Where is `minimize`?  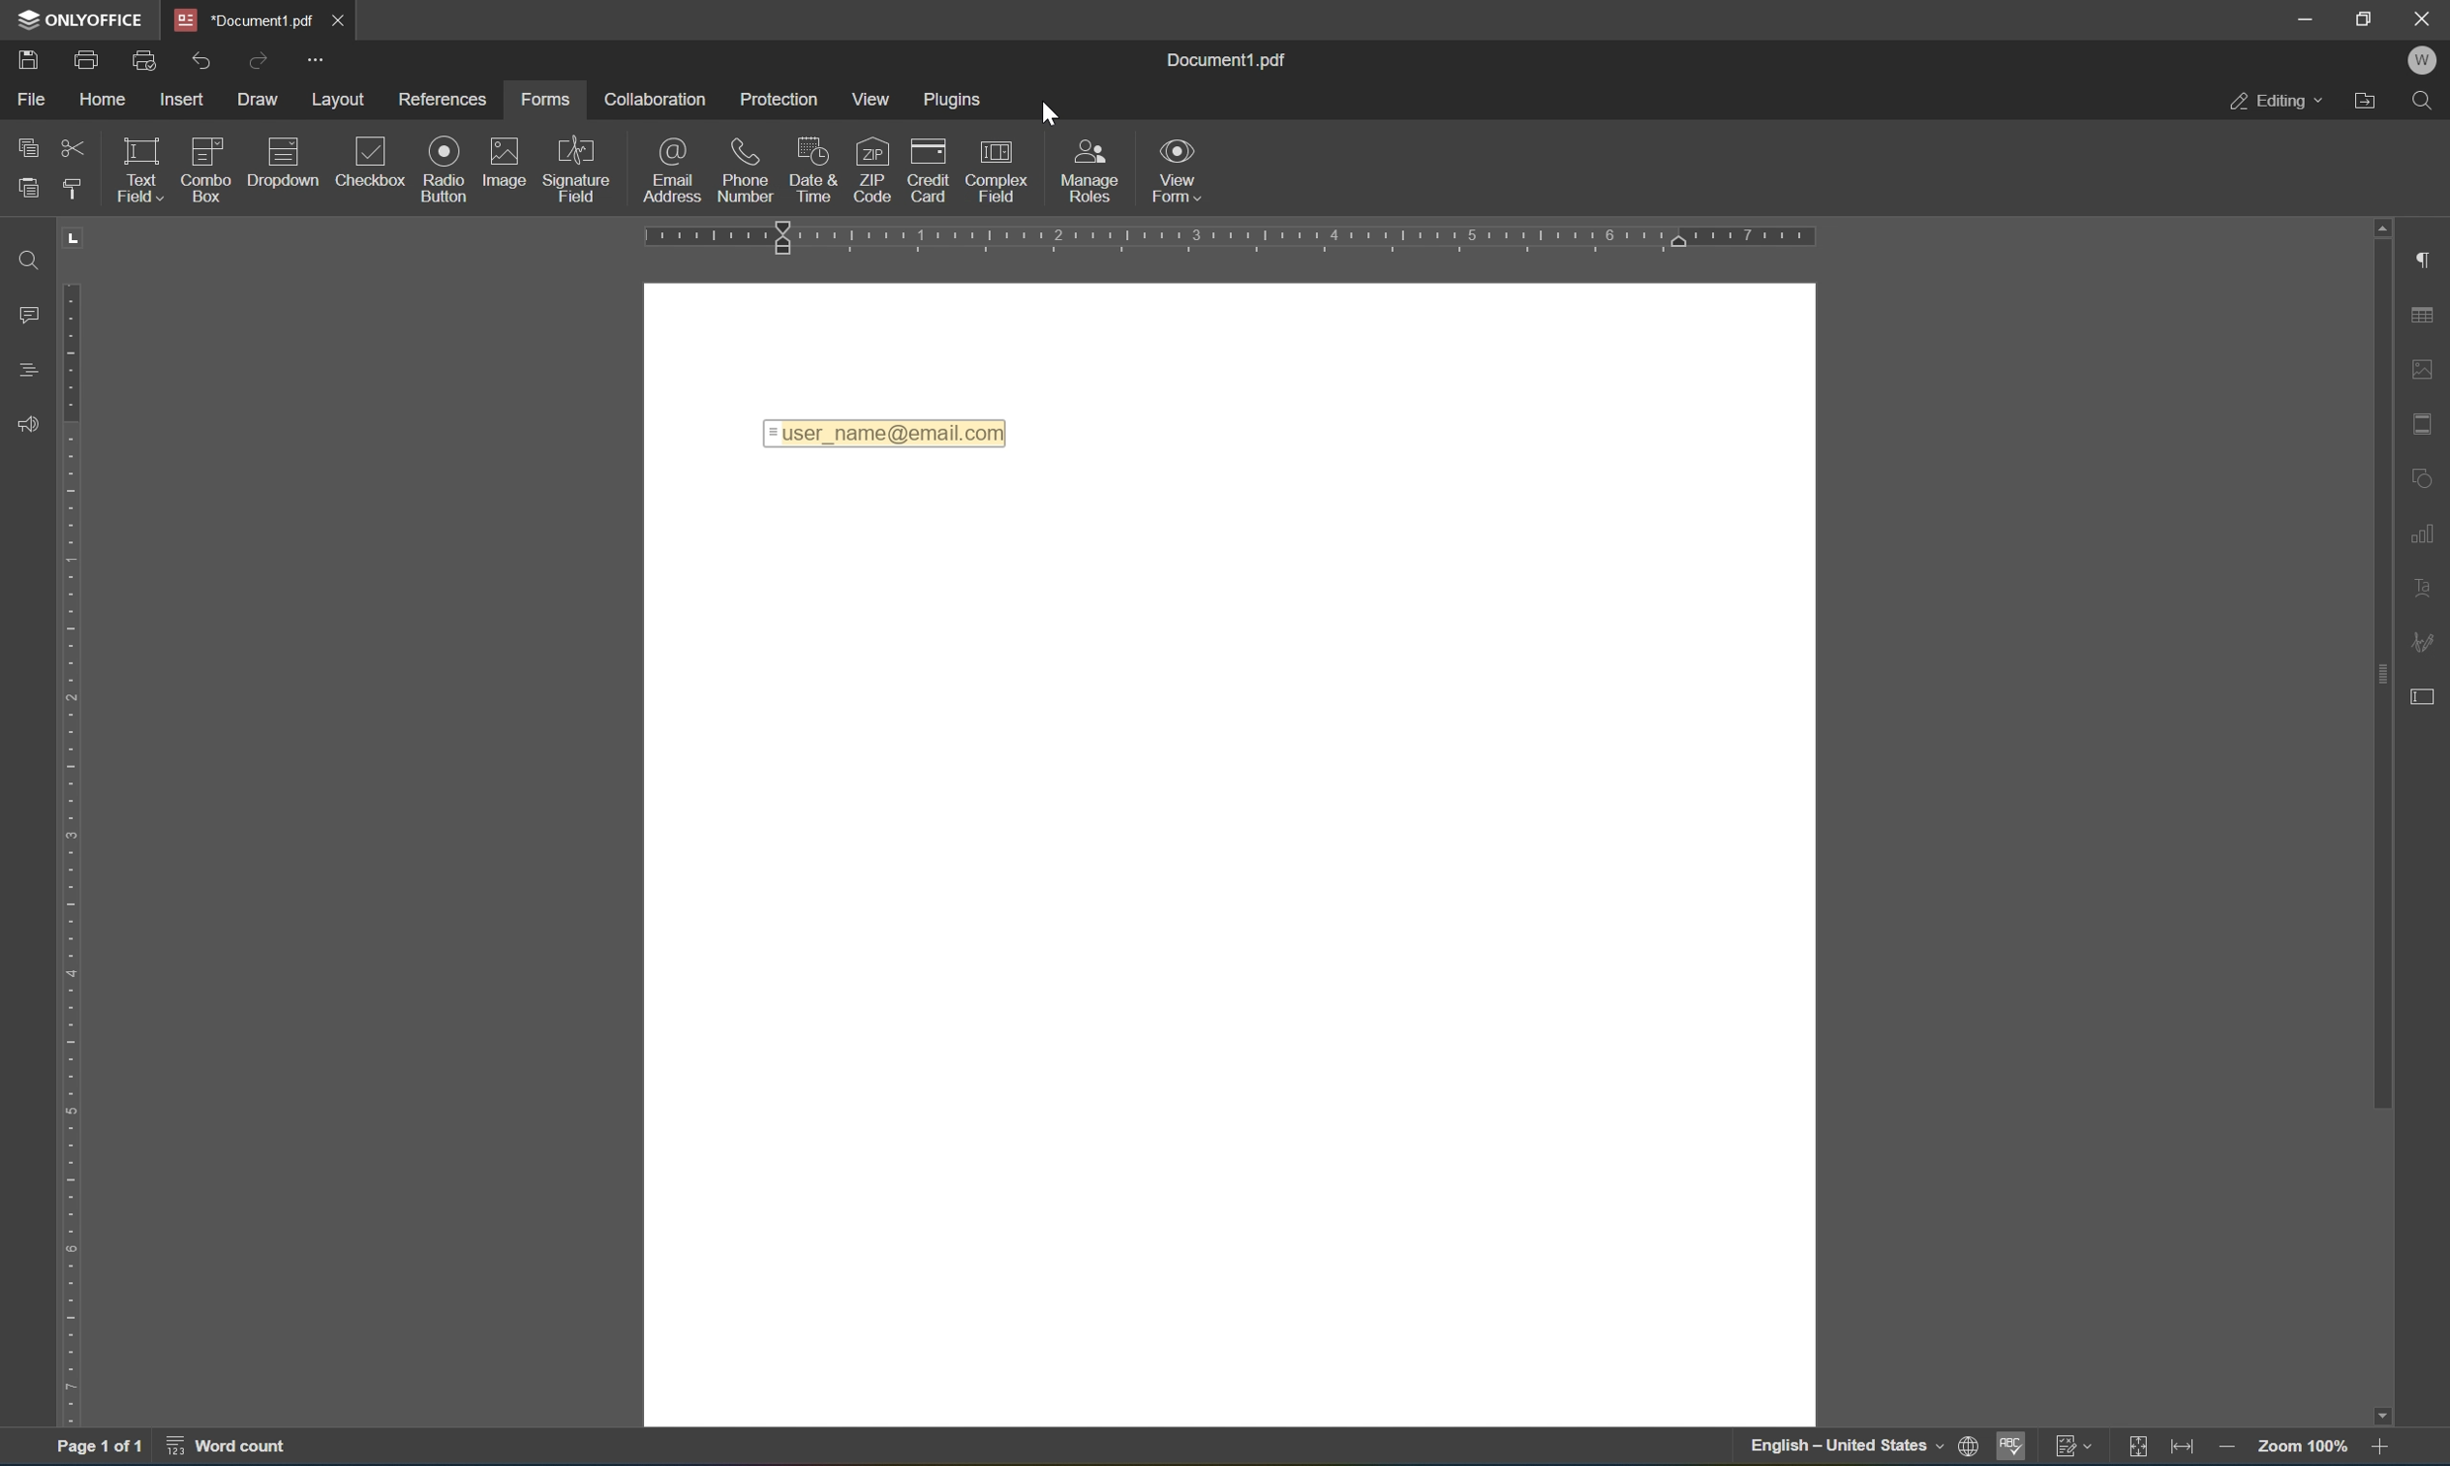
minimize is located at coordinates (2299, 22).